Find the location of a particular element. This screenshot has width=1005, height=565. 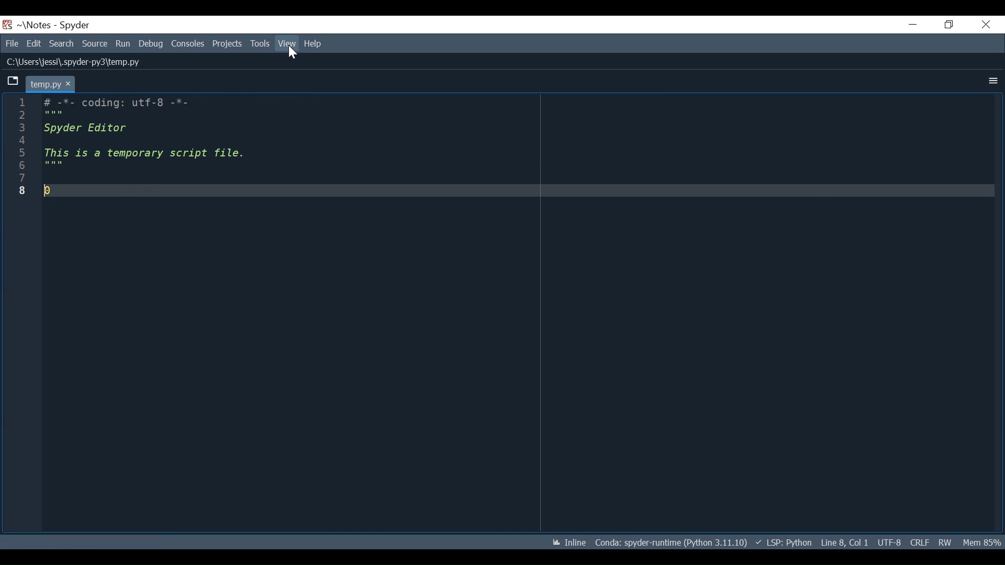

) v LSP: Python is located at coordinates (784, 542).